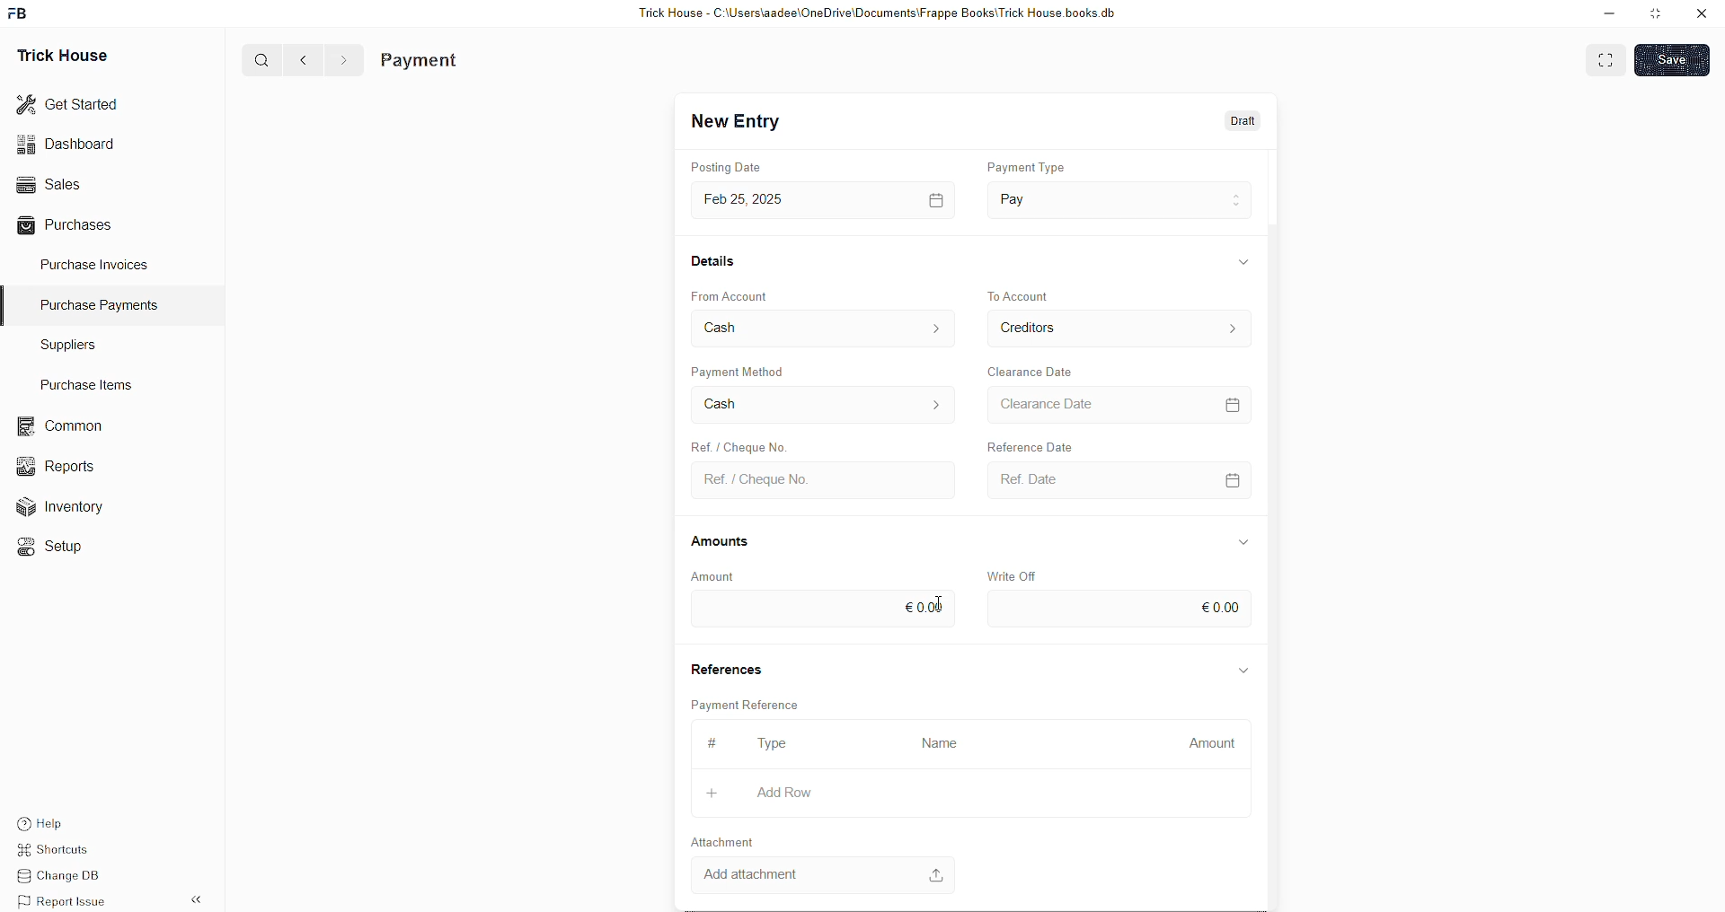 The image size is (1725, 912). What do you see at coordinates (92, 381) in the screenshot?
I see `Purchase Items` at bounding box center [92, 381].